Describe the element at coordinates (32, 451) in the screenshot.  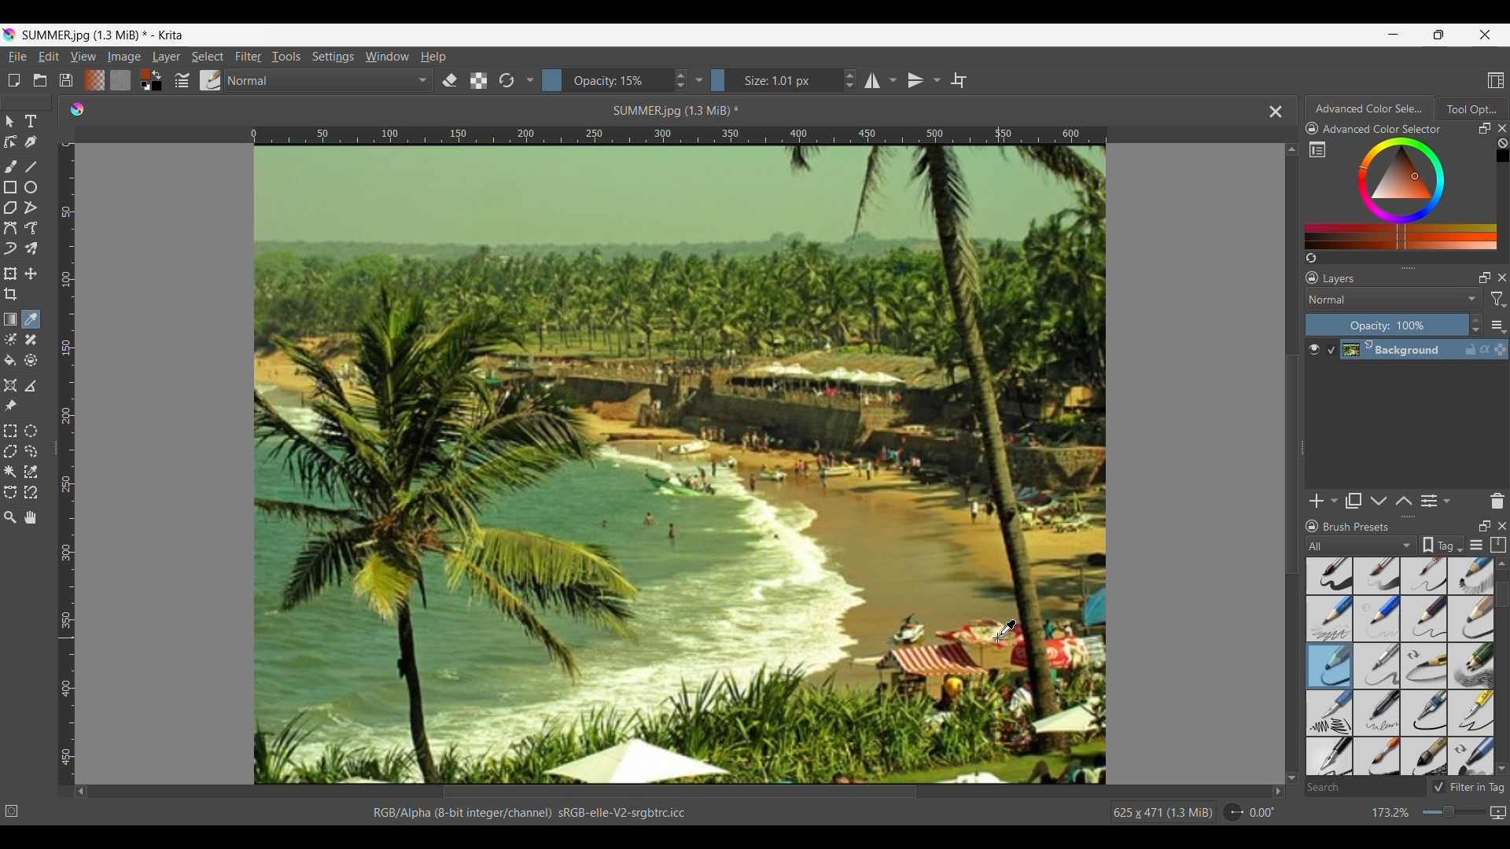
I see `Freehand selection tool` at that location.